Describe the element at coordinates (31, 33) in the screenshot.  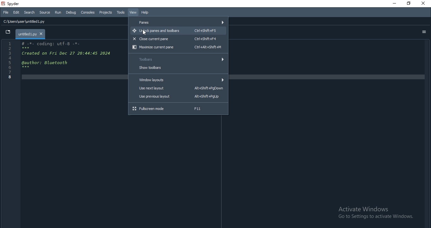
I see `untitled.py` at that location.